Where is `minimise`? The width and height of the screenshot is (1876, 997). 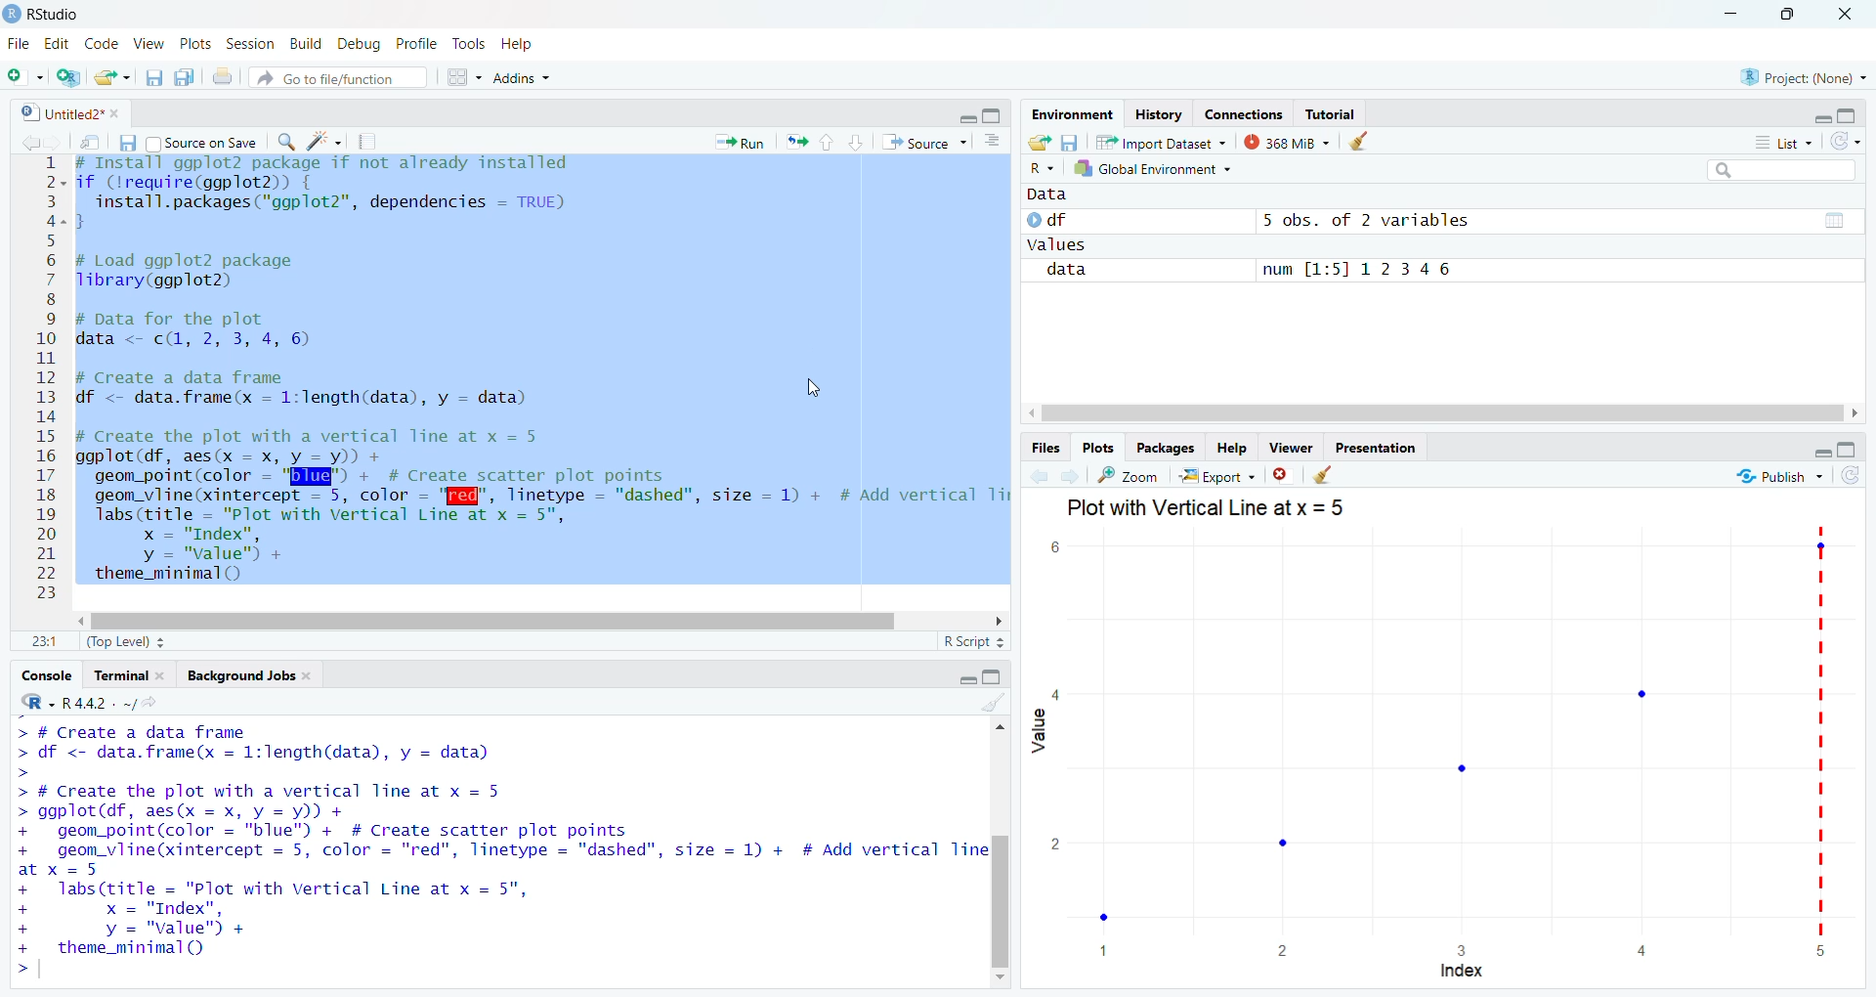
minimise is located at coordinates (1731, 8).